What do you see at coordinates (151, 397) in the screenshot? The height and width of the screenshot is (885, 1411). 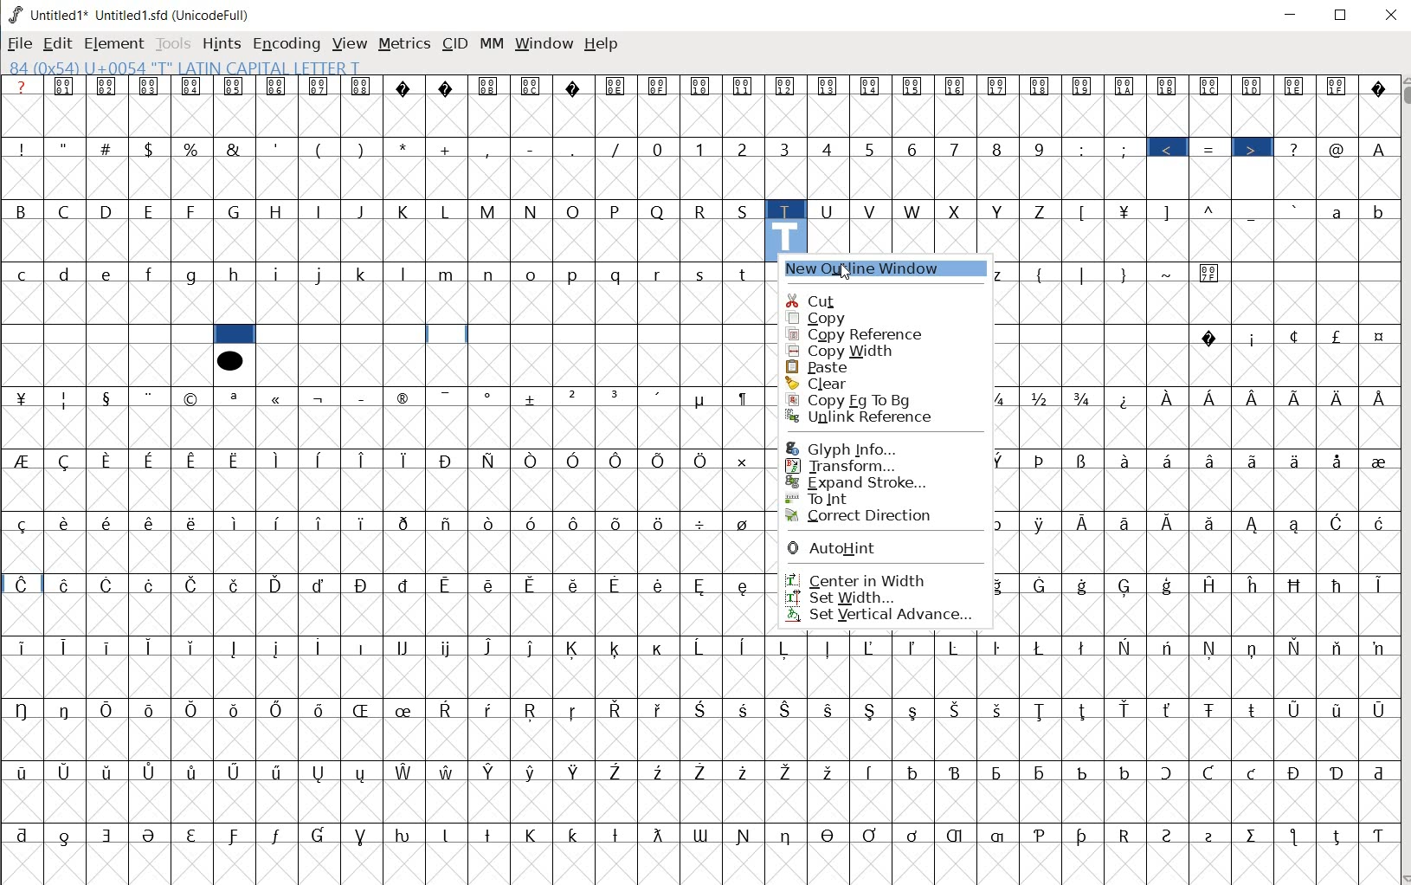 I see `Symbol` at bounding box center [151, 397].